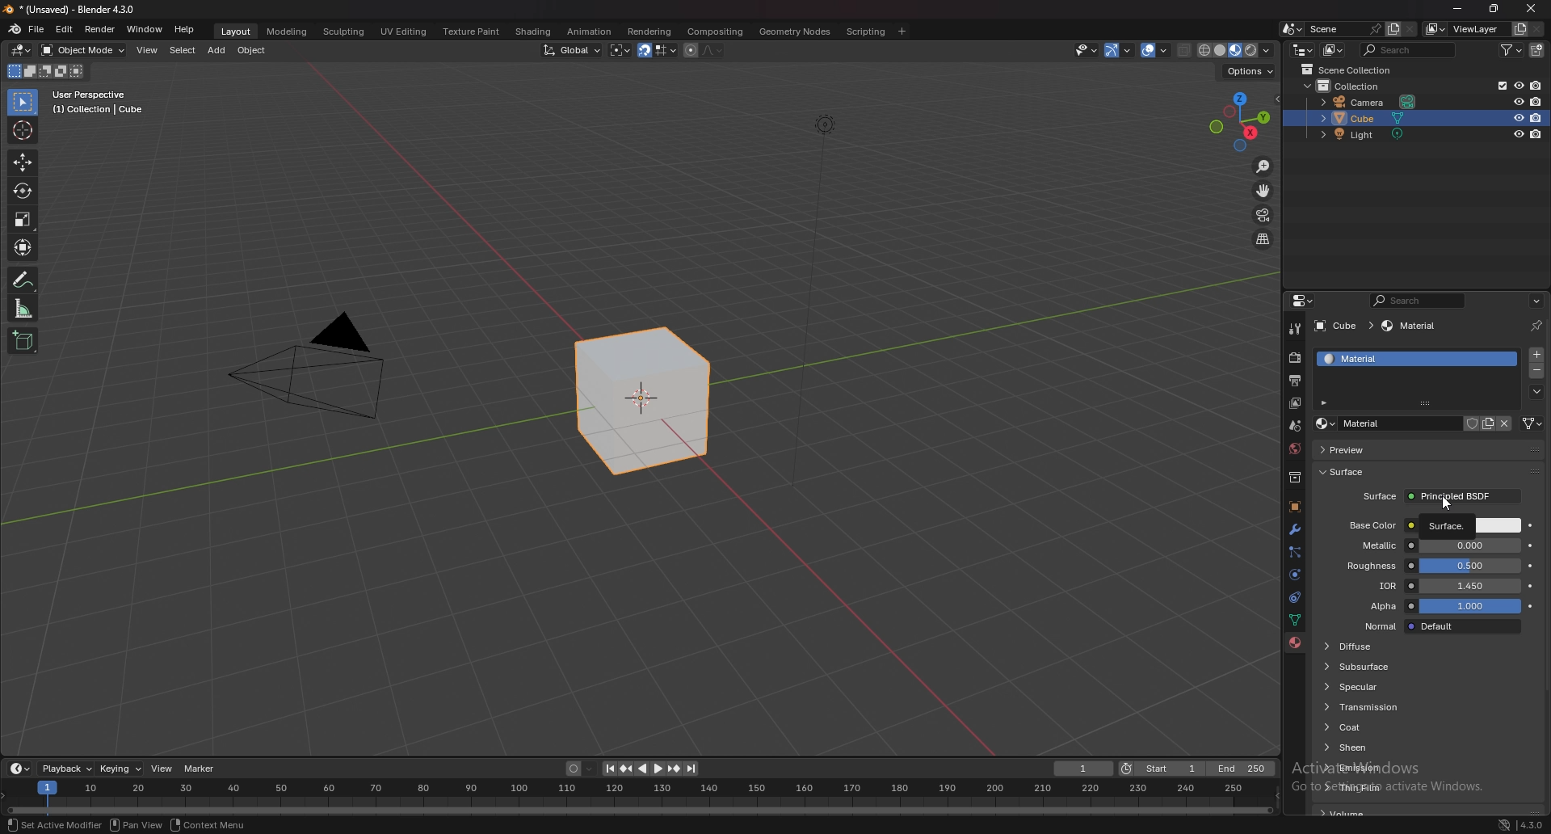 This screenshot has height=834, width=1551. I want to click on filter, so click(1515, 49).